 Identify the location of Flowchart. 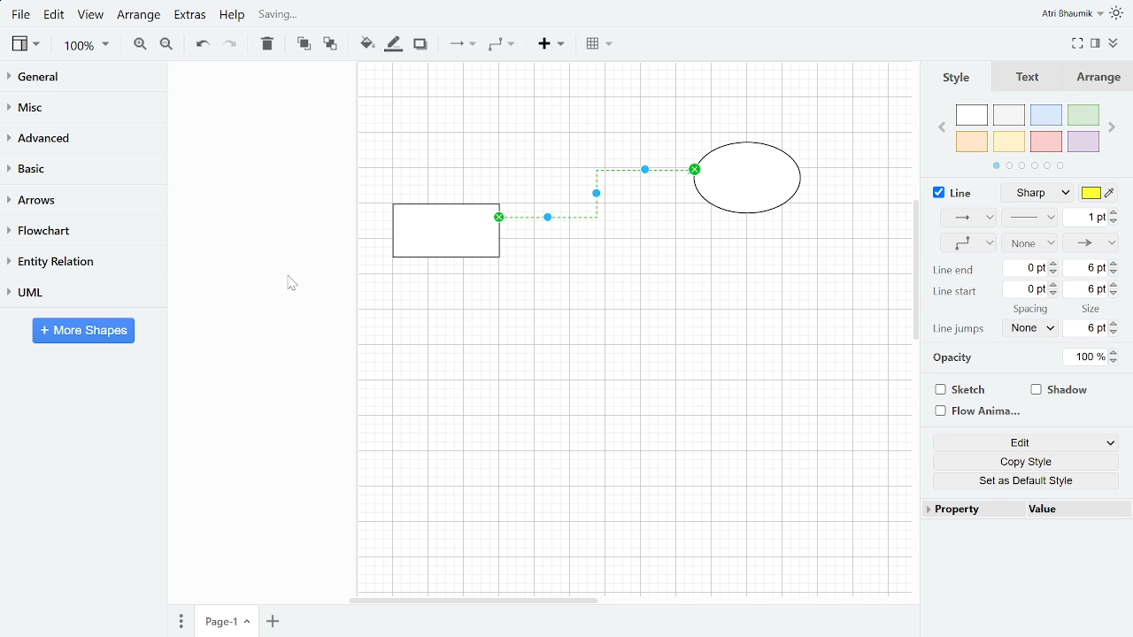
(79, 230).